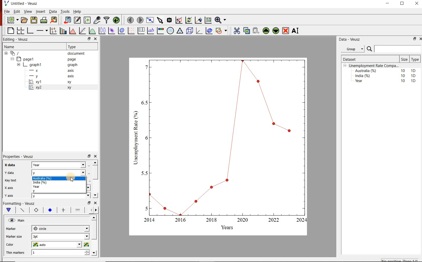 Image resolution: width=422 pixels, height=262 pixels. Describe the element at coordinates (13, 20) in the screenshot. I see `new document` at that location.